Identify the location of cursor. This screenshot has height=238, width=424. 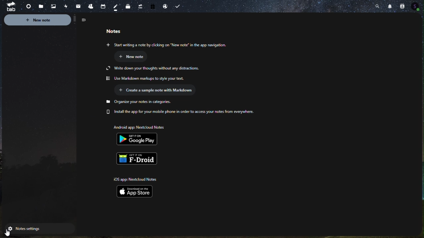
(6, 233).